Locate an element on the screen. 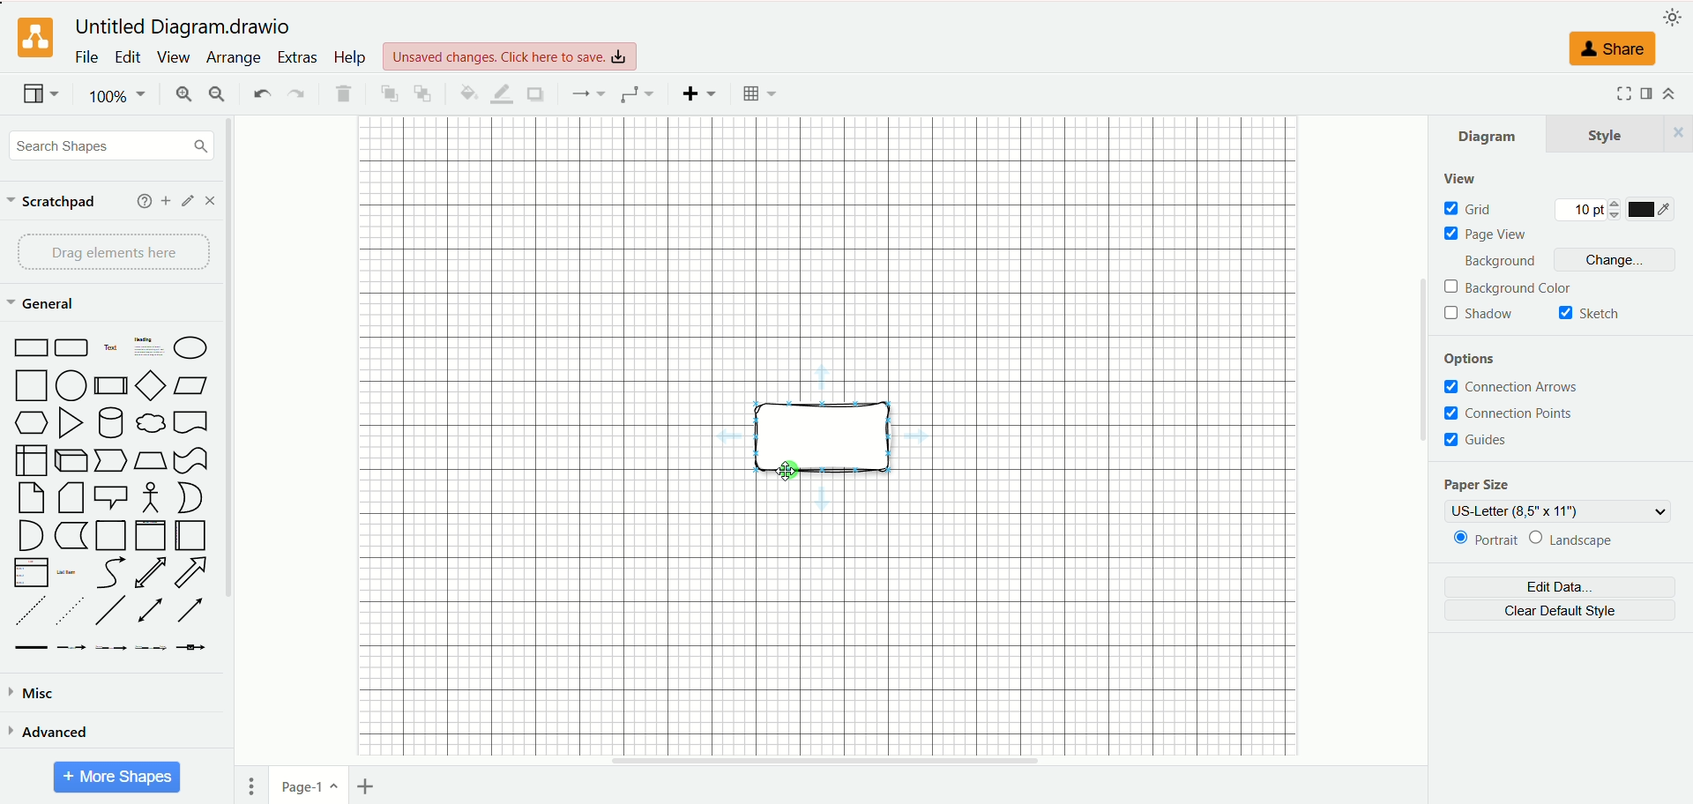  collapse/expand is located at coordinates (1668, 93).